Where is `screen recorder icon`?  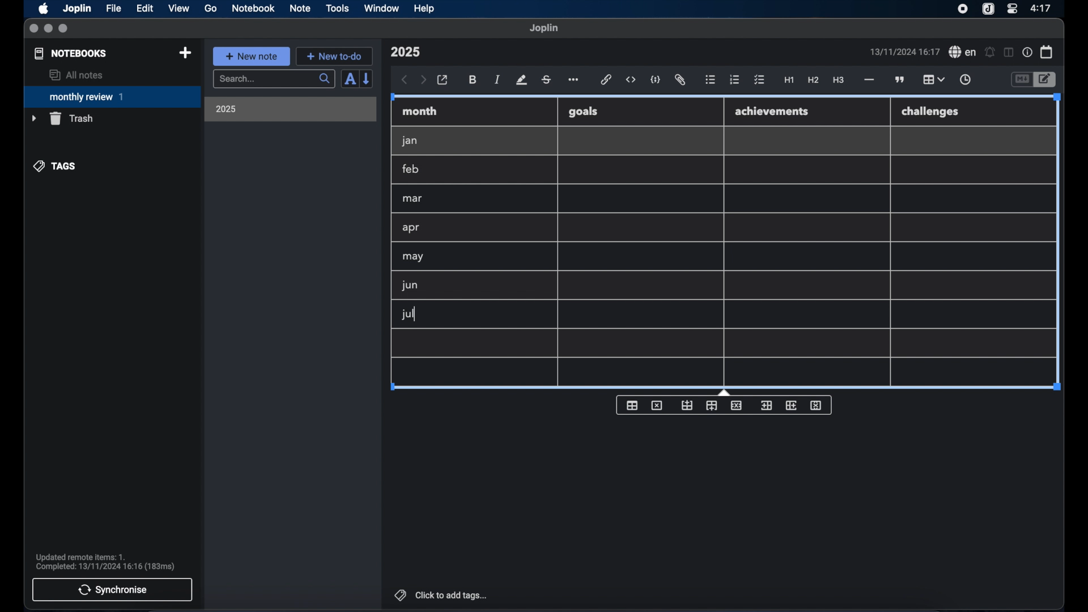
screen recorder icon is located at coordinates (963, 9).